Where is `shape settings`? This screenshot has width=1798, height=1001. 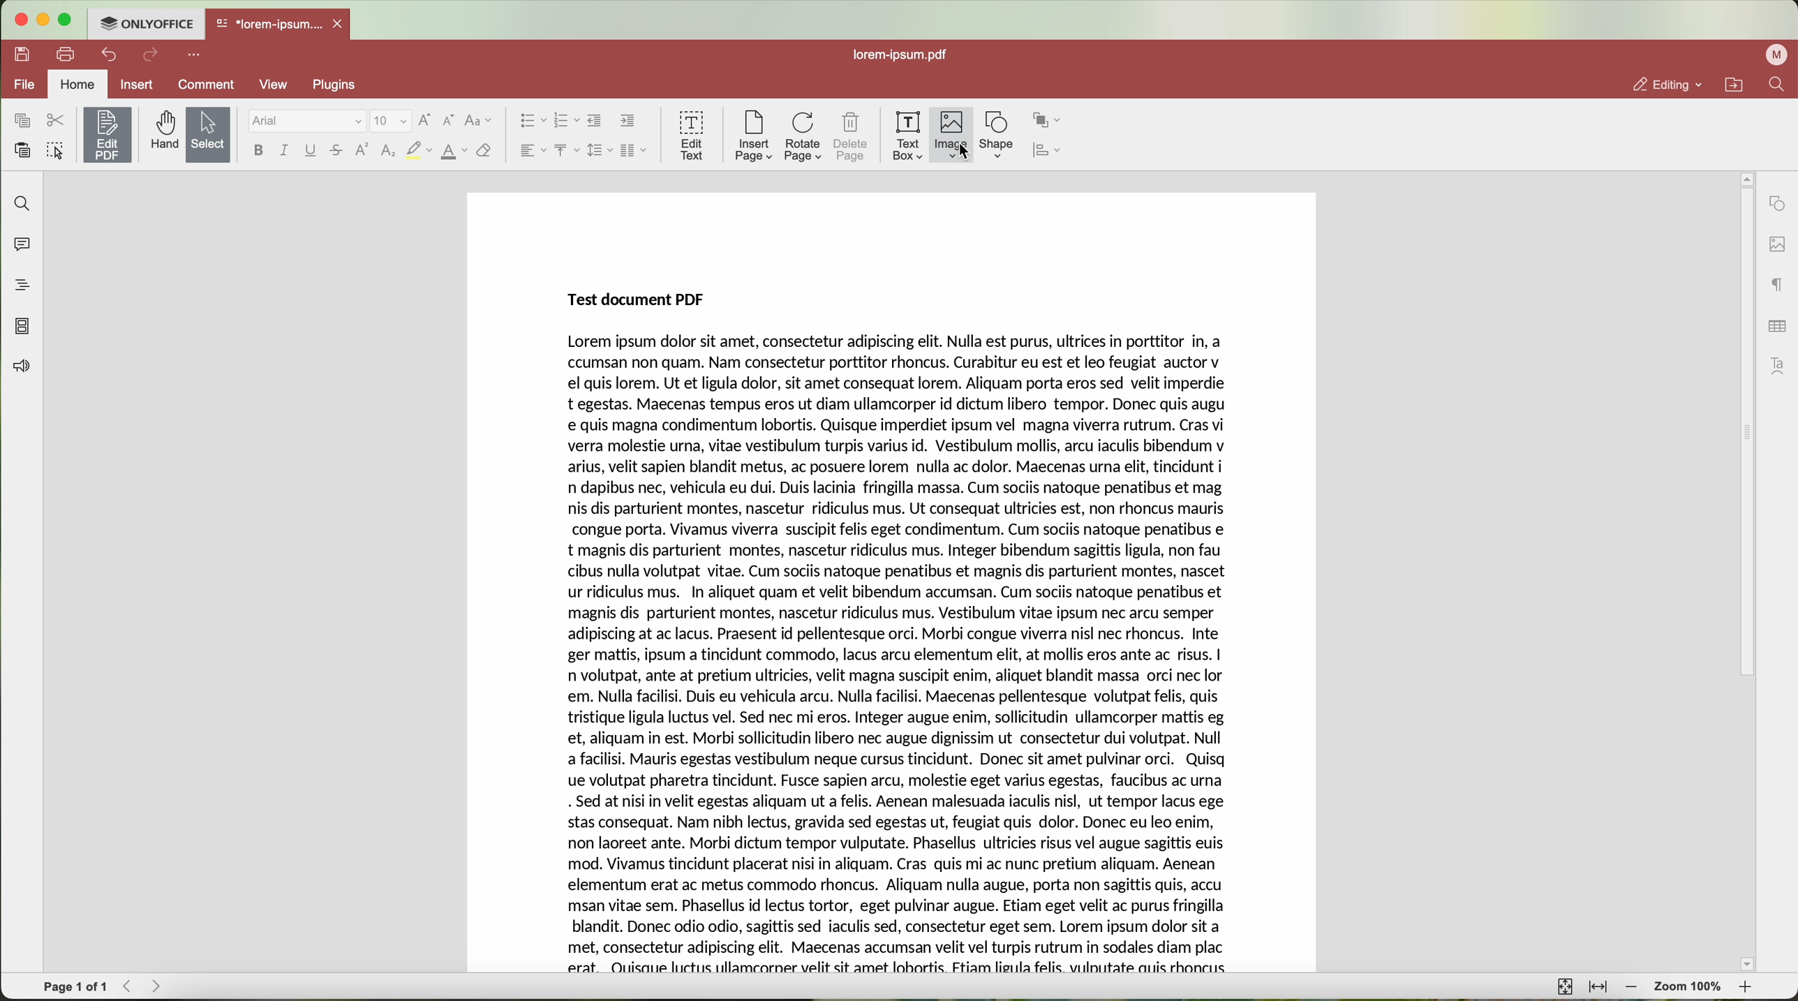
shape settings is located at coordinates (1776, 204).